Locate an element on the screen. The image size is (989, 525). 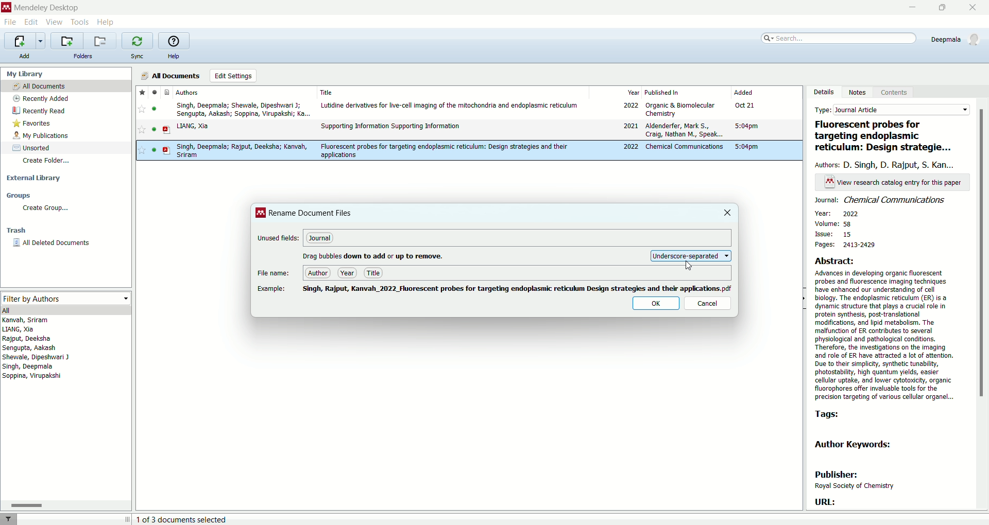
ok is located at coordinates (654, 304).